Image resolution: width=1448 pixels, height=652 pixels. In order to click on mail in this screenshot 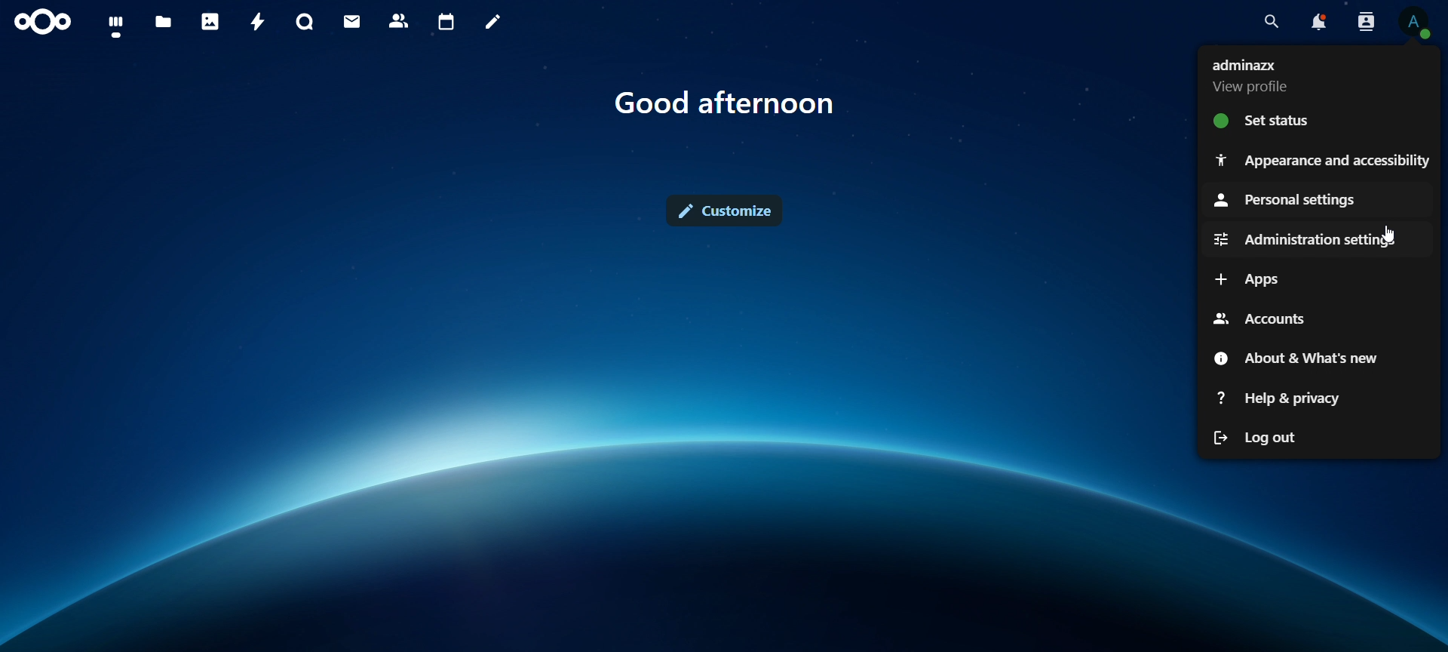, I will do `click(352, 20)`.